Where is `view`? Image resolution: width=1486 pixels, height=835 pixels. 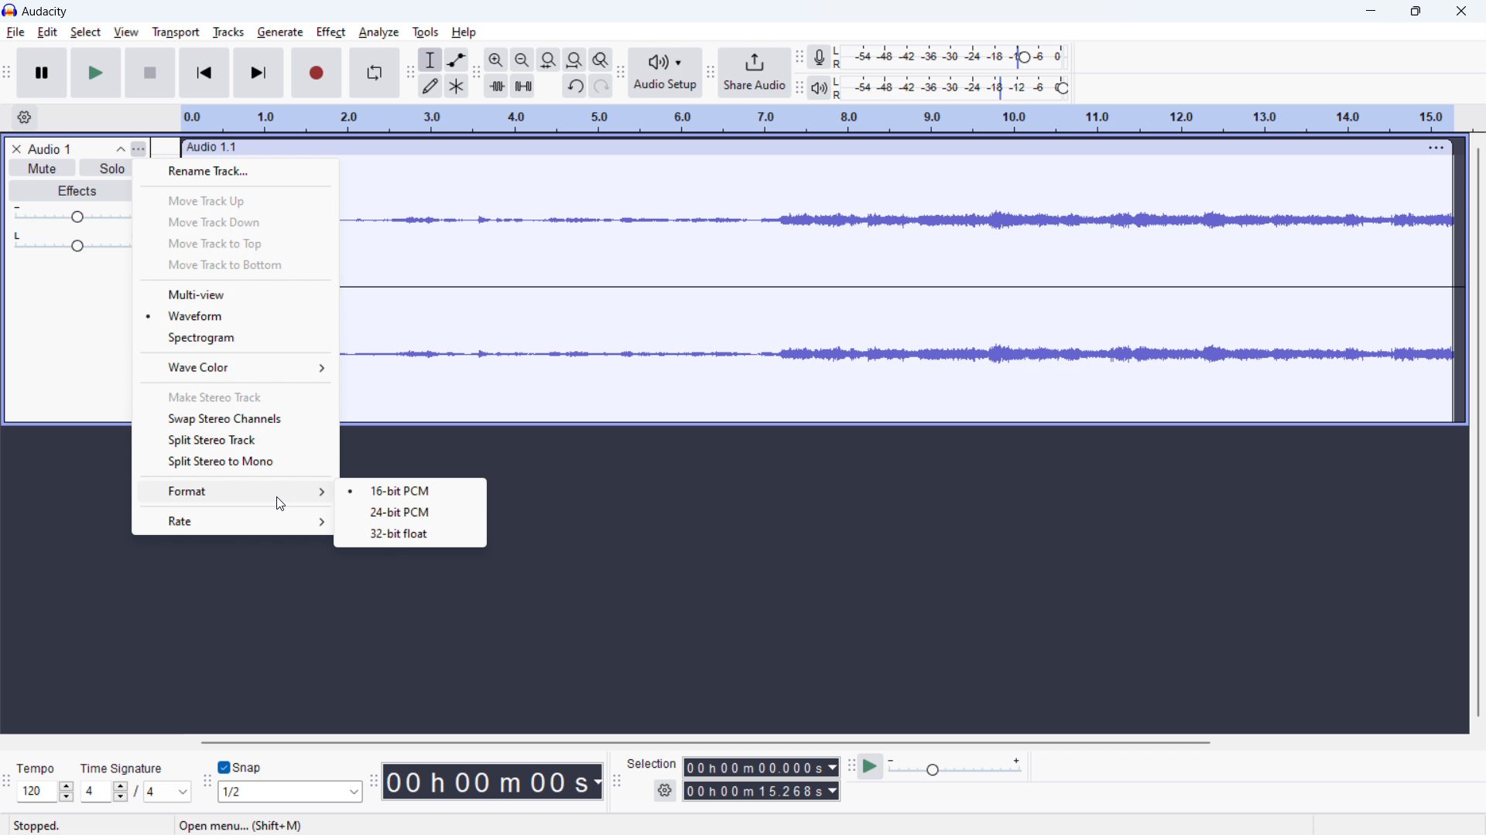 view is located at coordinates (125, 32).